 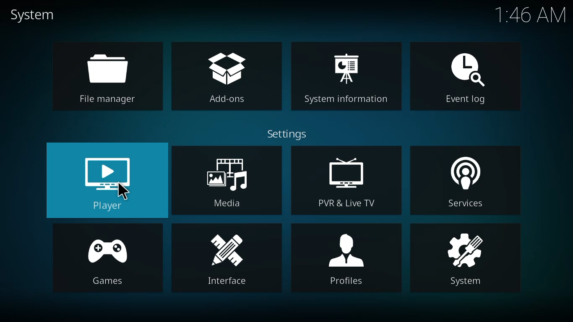 What do you see at coordinates (228, 80) in the screenshot?
I see `add-ons` at bounding box center [228, 80].